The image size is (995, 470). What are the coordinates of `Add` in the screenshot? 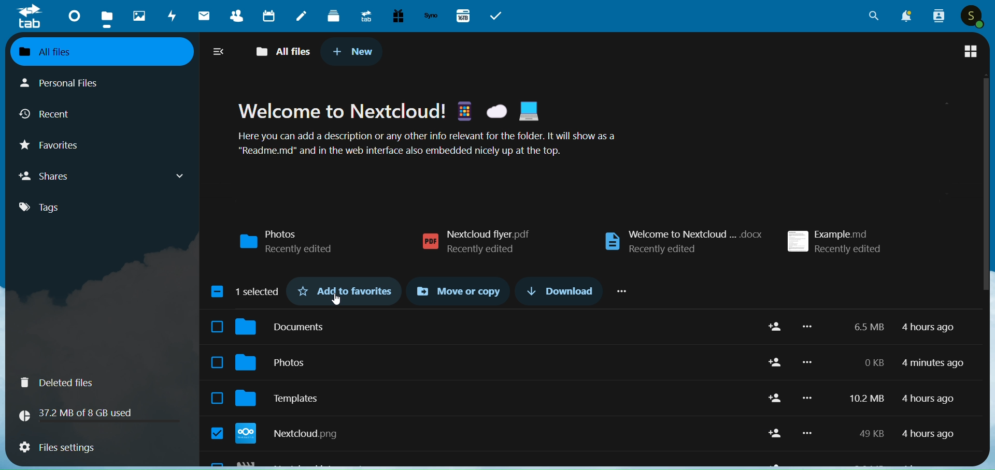 It's located at (776, 398).